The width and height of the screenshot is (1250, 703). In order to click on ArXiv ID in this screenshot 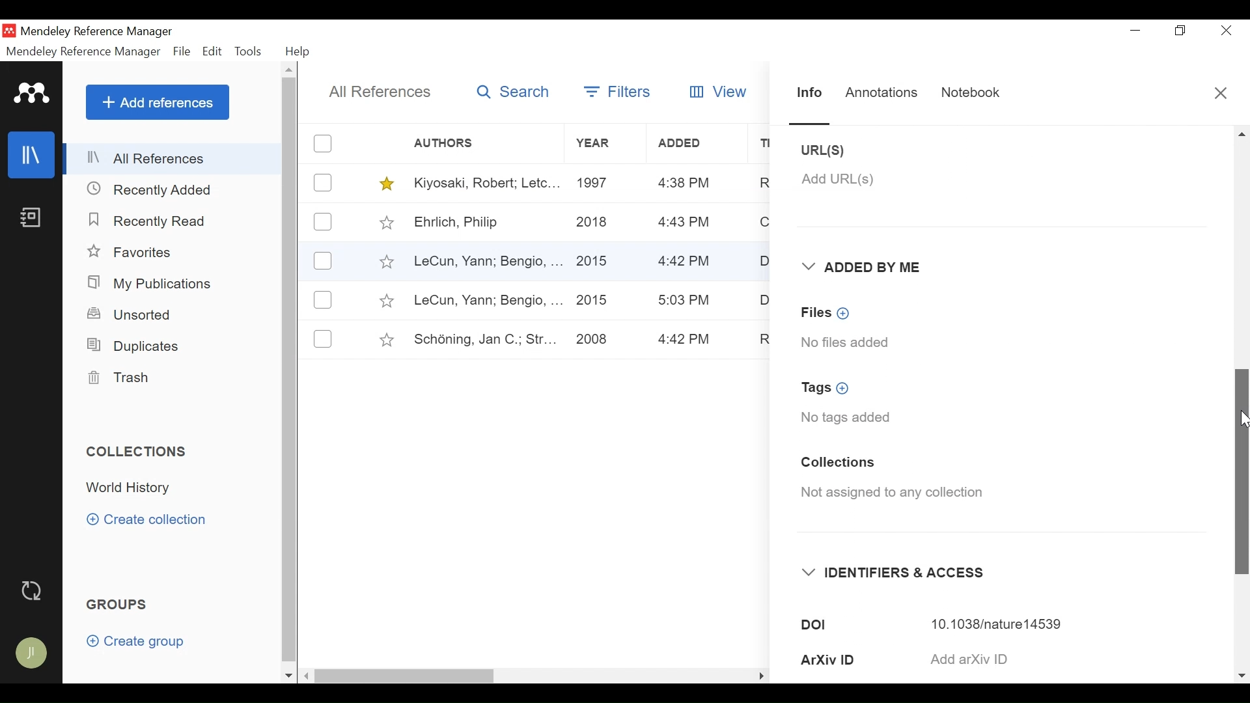, I will do `click(852, 659)`.